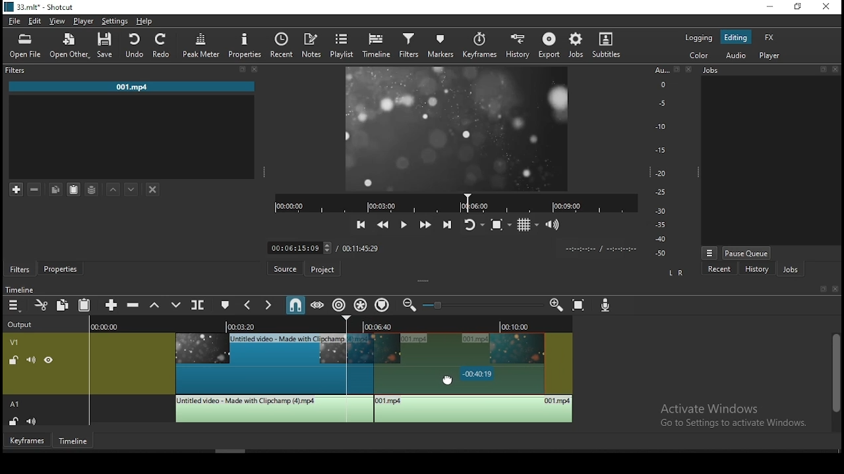  Describe the element at coordinates (84, 304) in the screenshot. I see `paste` at that location.